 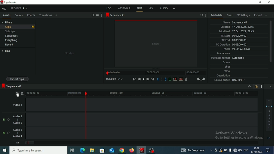 I want to click on Show/hide the full audio mix, so click(x=271, y=86).